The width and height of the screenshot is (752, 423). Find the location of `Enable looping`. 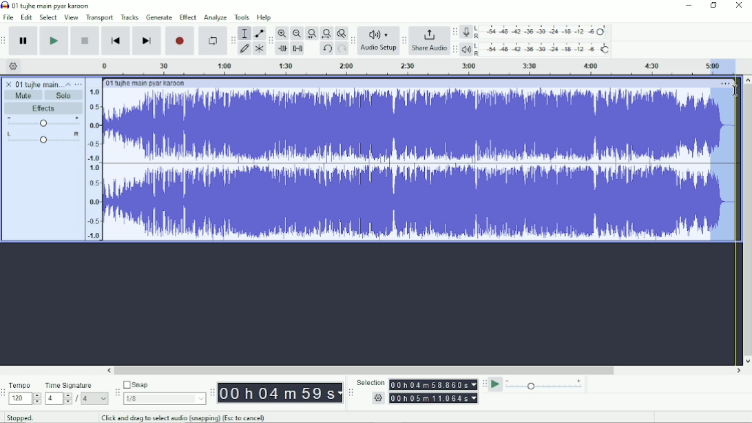

Enable looping is located at coordinates (213, 41).